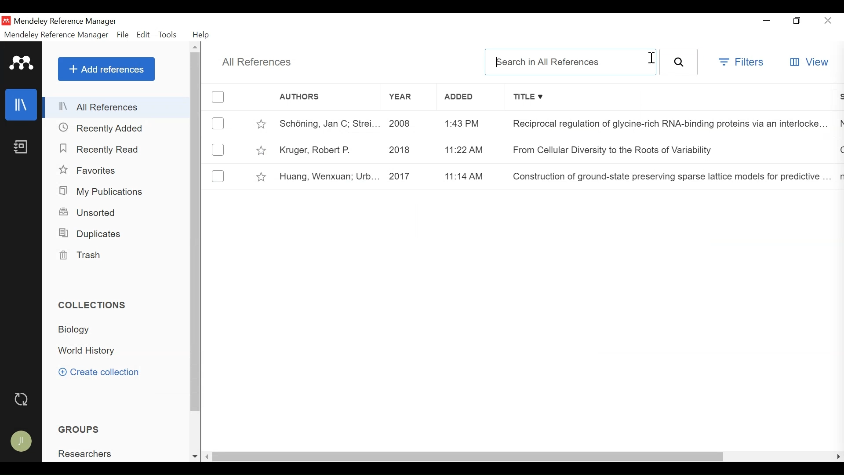 The width and height of the screenshot is (844, 475). I want to click on From Cellular Diversity to the Roots of Variability, so click(615, 149).